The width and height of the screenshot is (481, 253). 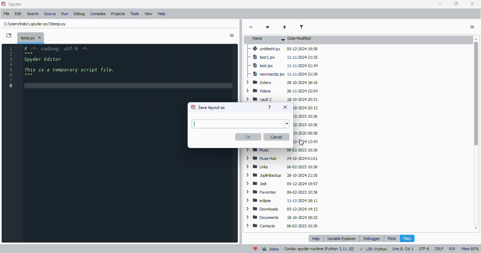 I want to click on Searches, so click(x=305, y=117).